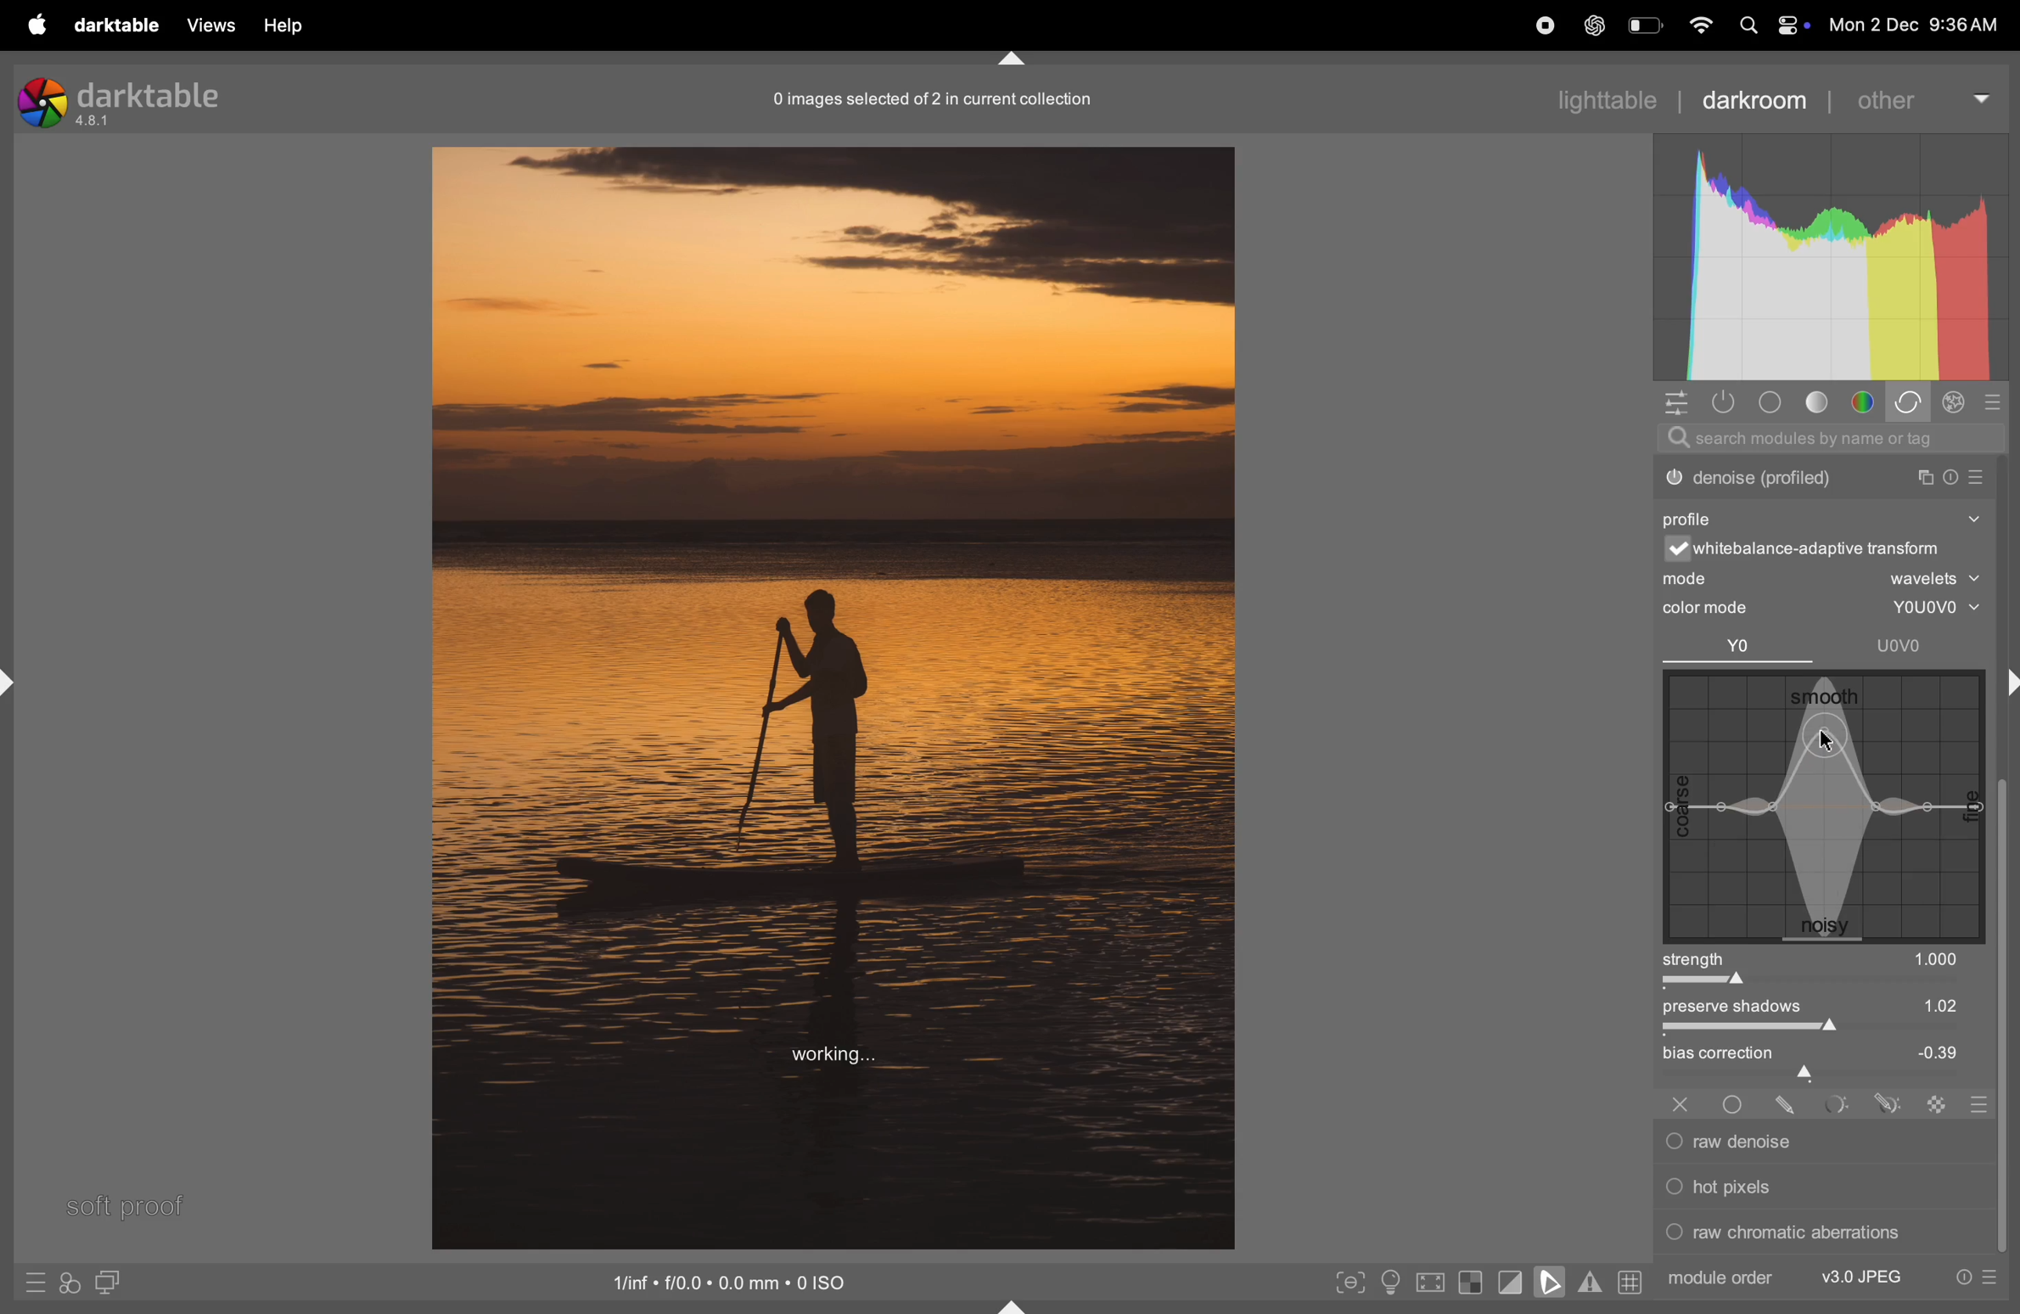 The image size is (2020, 1314). What do you see at coordinates (2005, 1019) in the screenshot?
I see `task bar` at bounding box center [2005, 1019].